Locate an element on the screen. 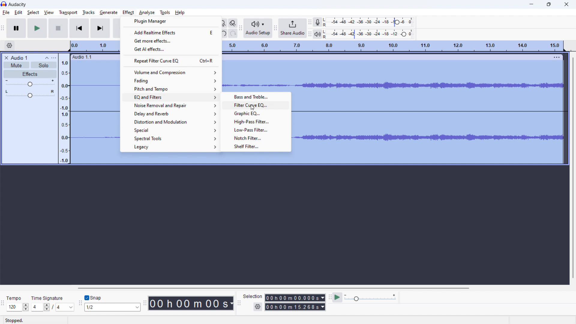 This screenshot has height=324, width=576. record level is located at coordinates (370, 22).